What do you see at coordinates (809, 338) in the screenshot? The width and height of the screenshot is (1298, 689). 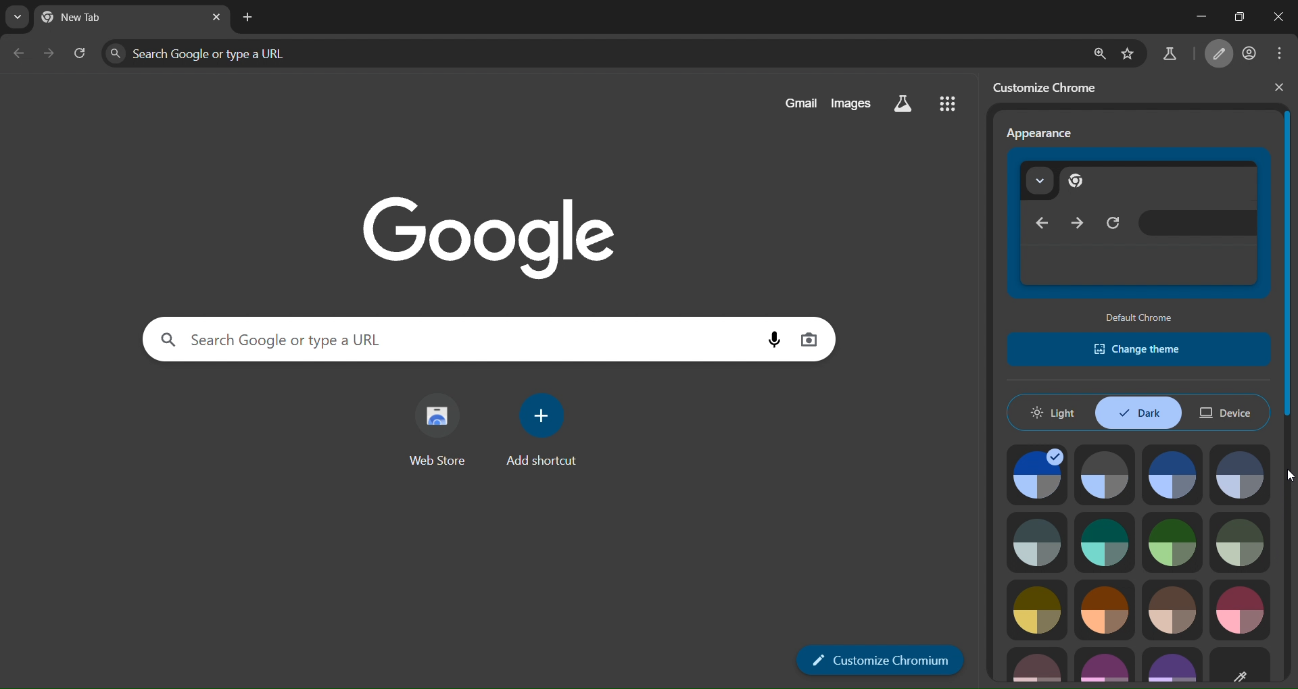 I see `image search` at bounding box center [809, 338].